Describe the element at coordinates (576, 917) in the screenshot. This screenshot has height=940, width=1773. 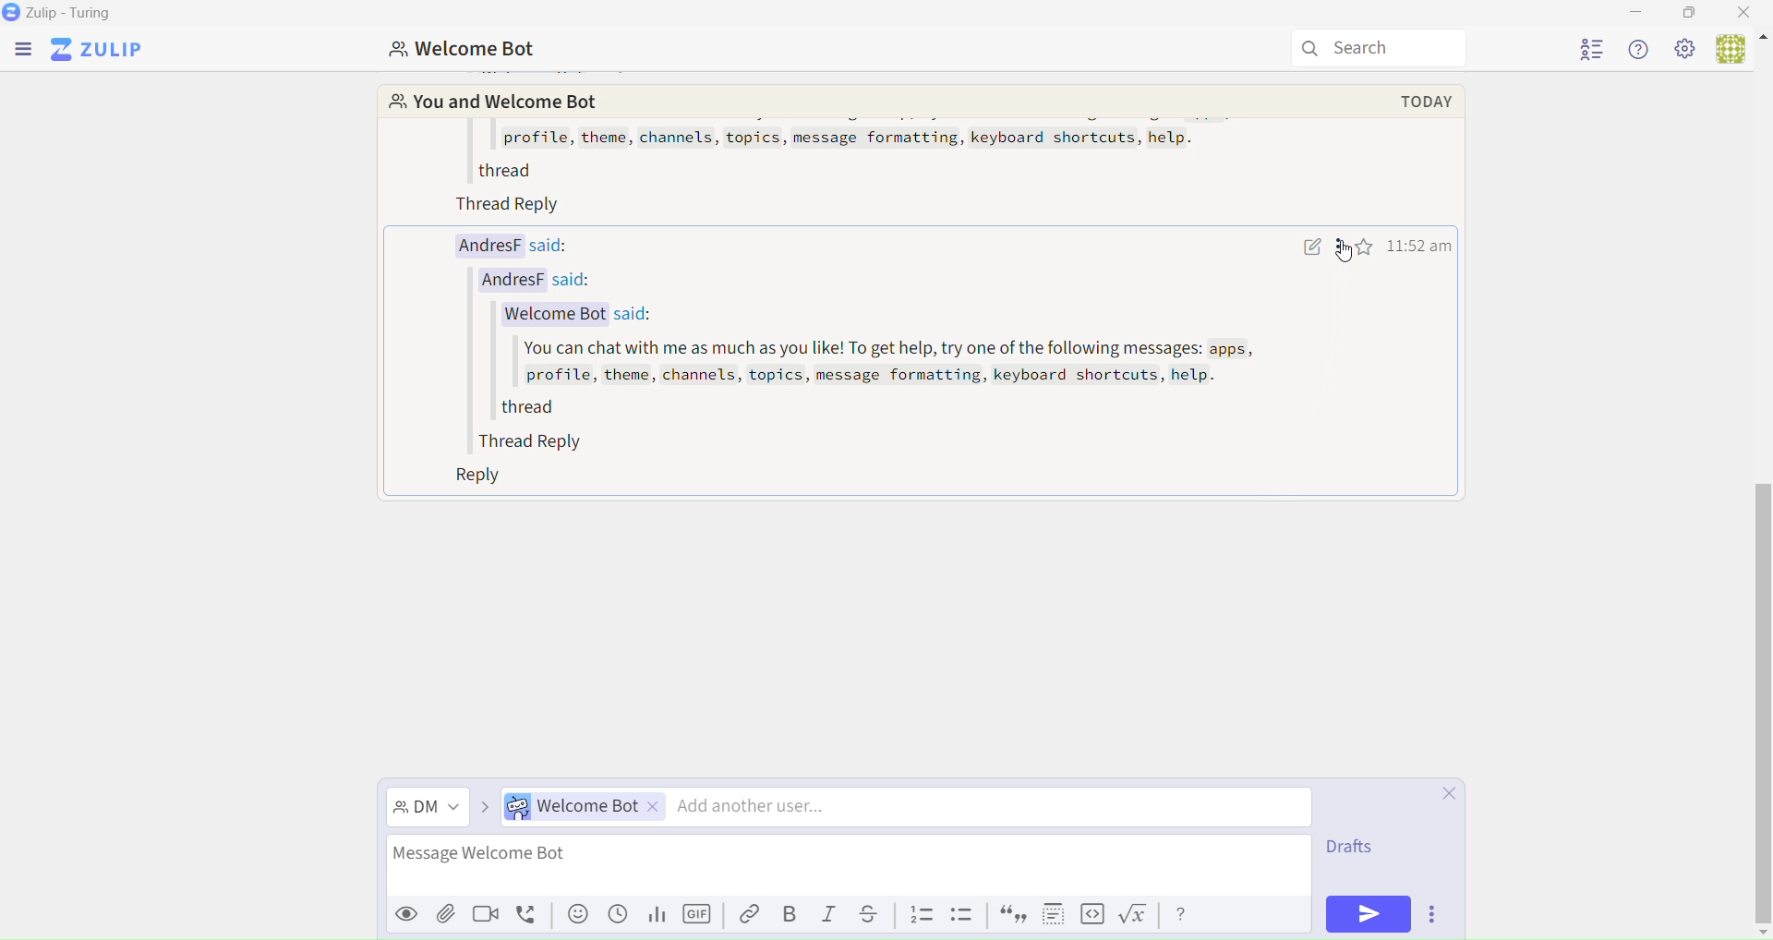
I see `emoji` at that location.